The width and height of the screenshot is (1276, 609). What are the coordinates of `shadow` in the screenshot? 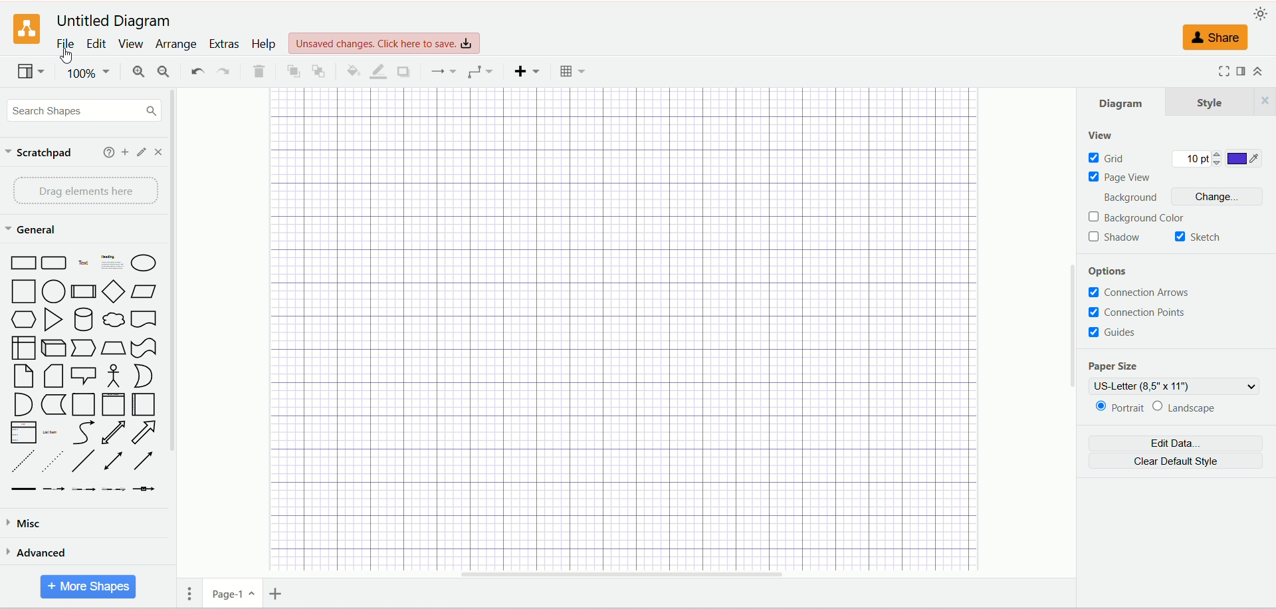 It's located at (402, 70).